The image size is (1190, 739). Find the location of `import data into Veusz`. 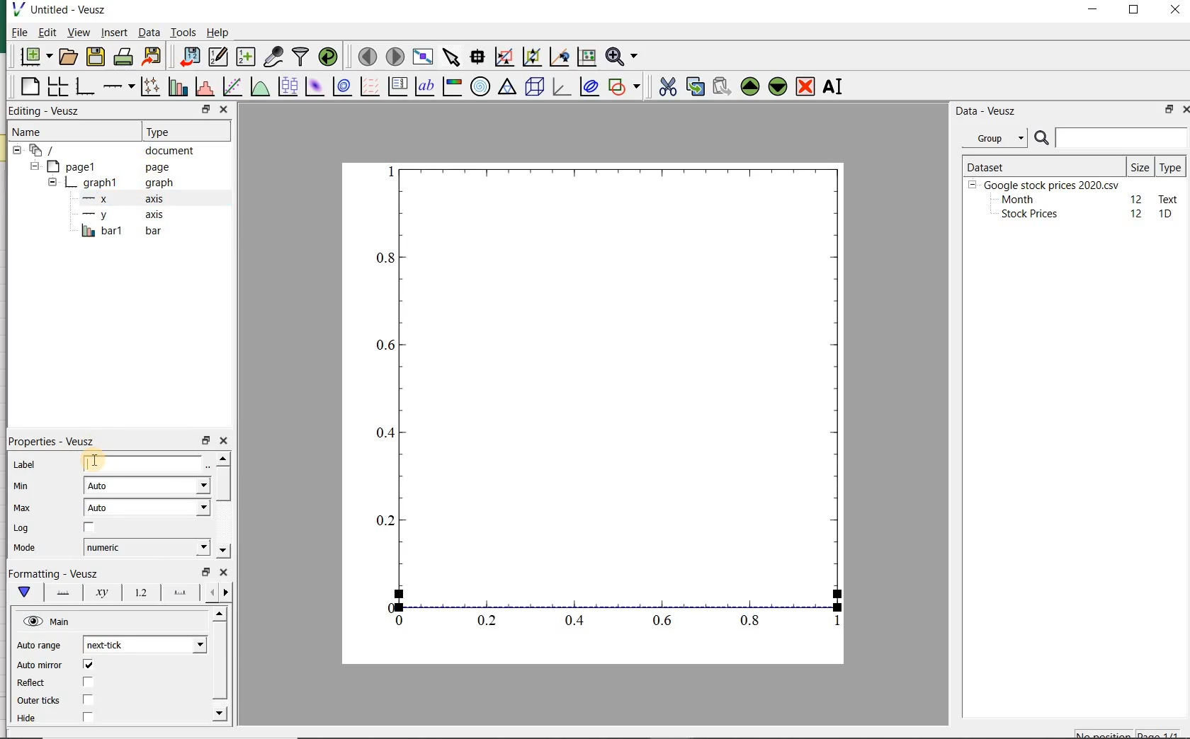

import data into Veusz is located at coordinates (187, 57).